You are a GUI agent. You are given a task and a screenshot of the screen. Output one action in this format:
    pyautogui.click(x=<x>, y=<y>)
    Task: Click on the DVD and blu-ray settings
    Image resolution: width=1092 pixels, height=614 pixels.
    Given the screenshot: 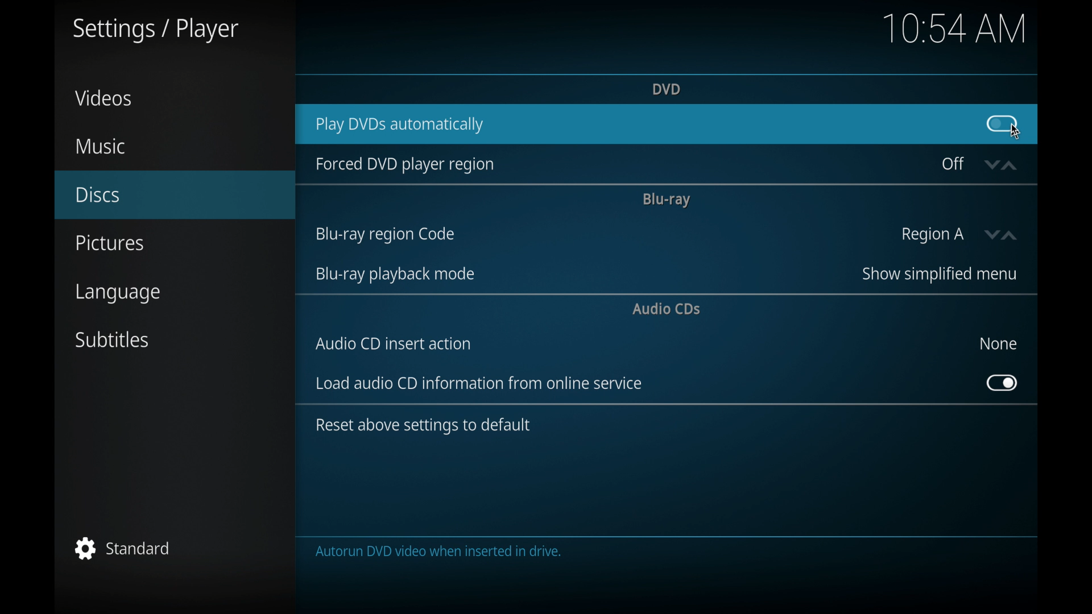 What is the action you would take?
    pyautogui.click(x=540, y=552)
    